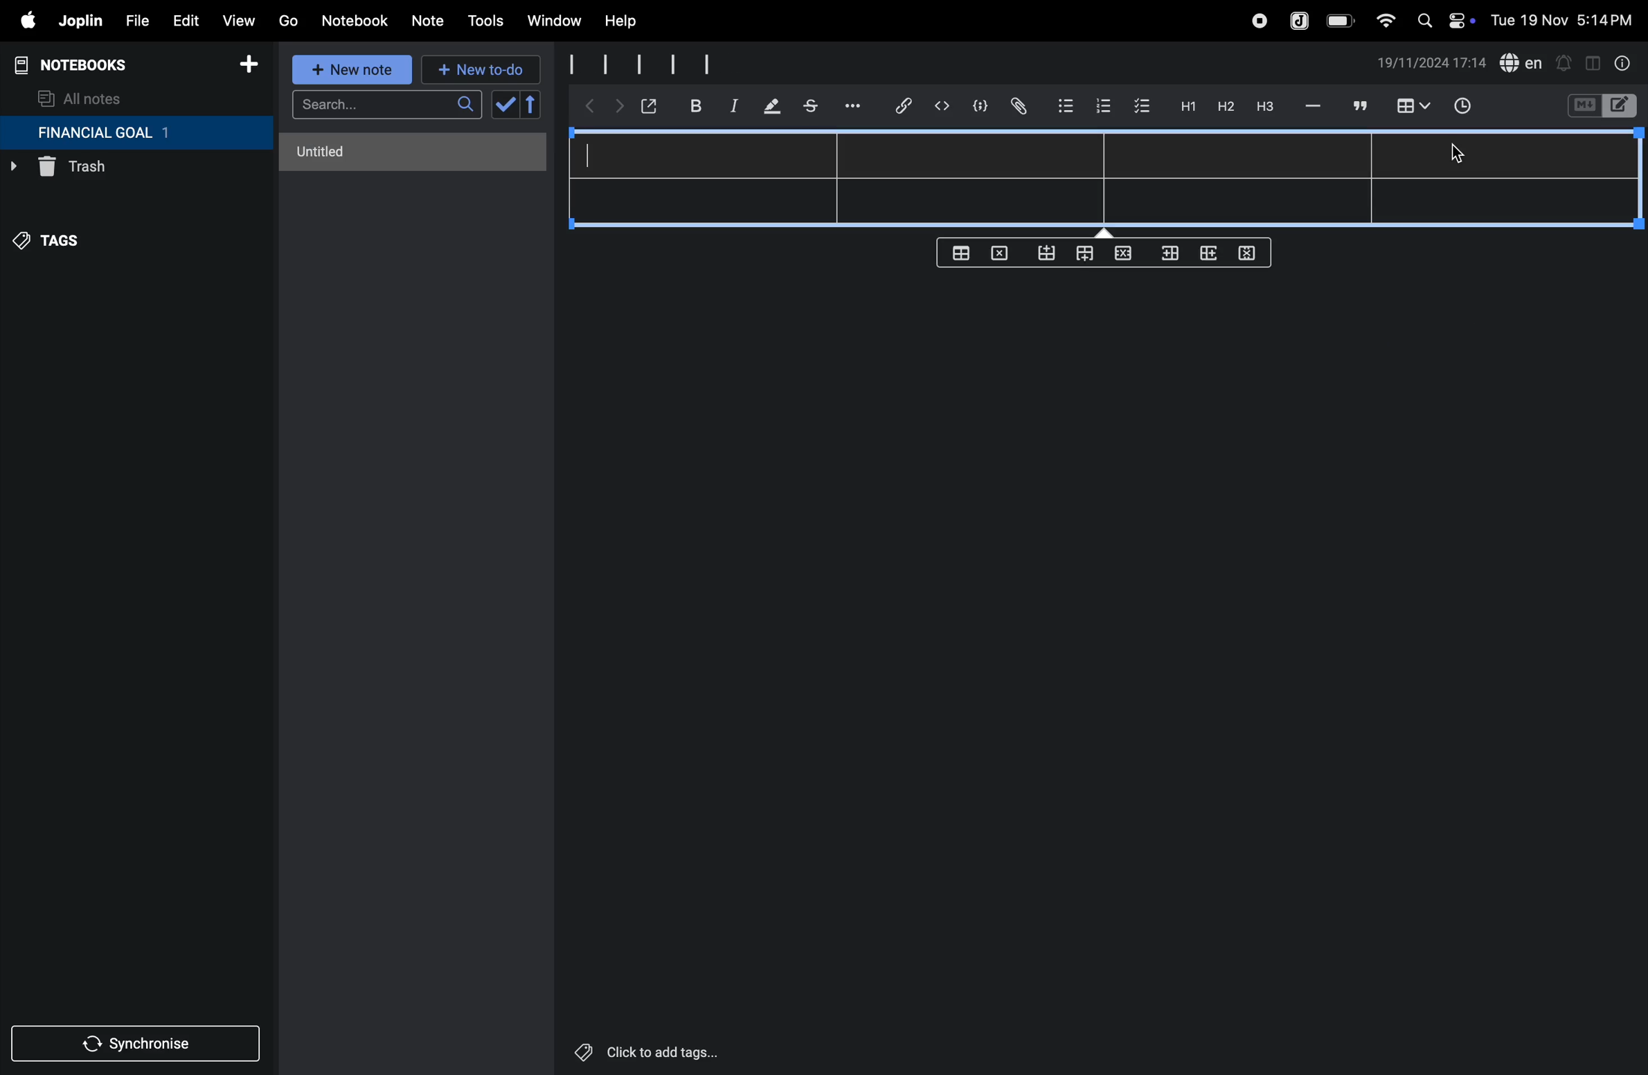 The height and width of the screenshot is (1075, 1648). Describe the element at coordinates (137, 1041) in the screenshot. I see `synchronize` at that location.